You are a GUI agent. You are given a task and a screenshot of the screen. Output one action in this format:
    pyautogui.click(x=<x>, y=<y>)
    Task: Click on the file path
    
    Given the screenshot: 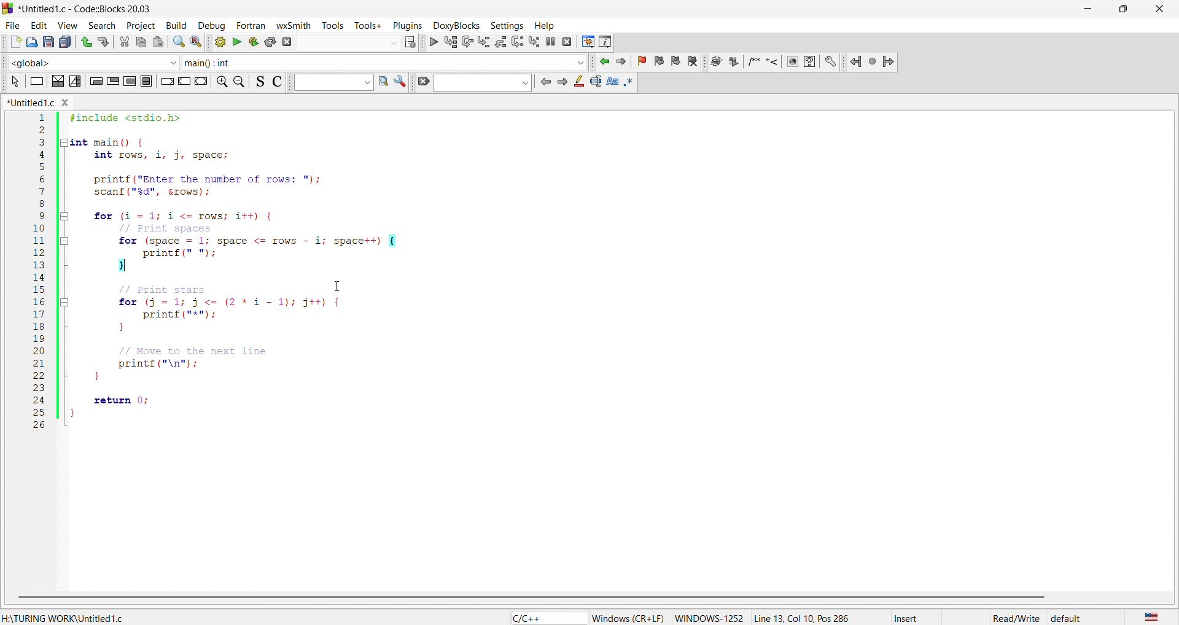 What is the action you would take?
    pyautogui.click(x=65, y=619)
    